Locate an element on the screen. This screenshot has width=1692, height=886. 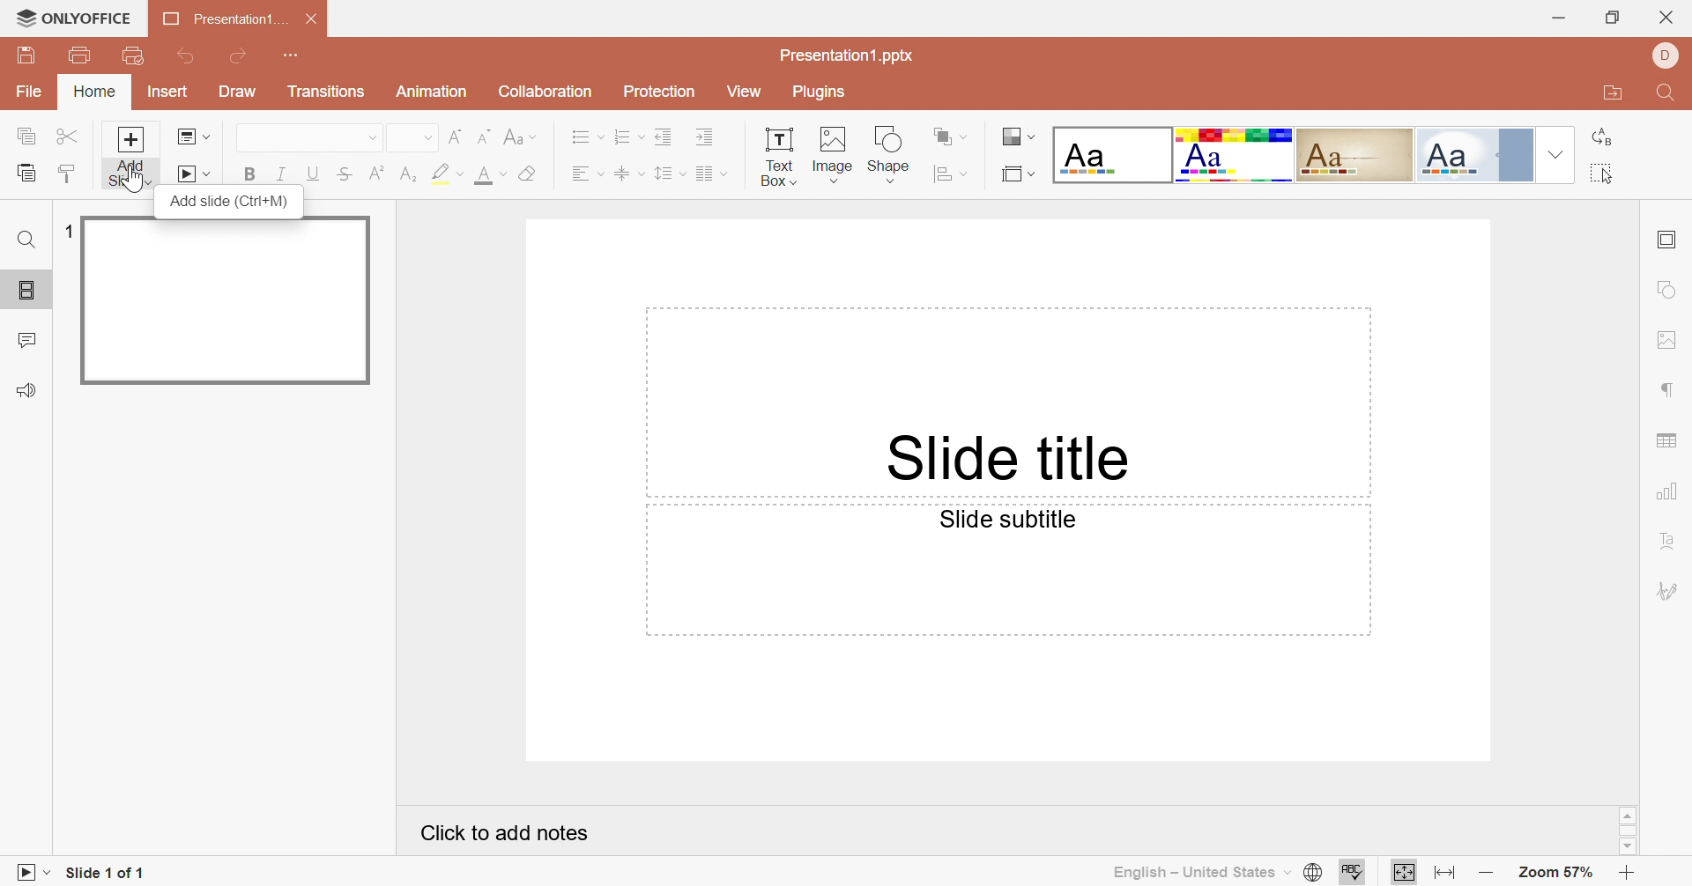
Draw is located at coordinates (237, 91).